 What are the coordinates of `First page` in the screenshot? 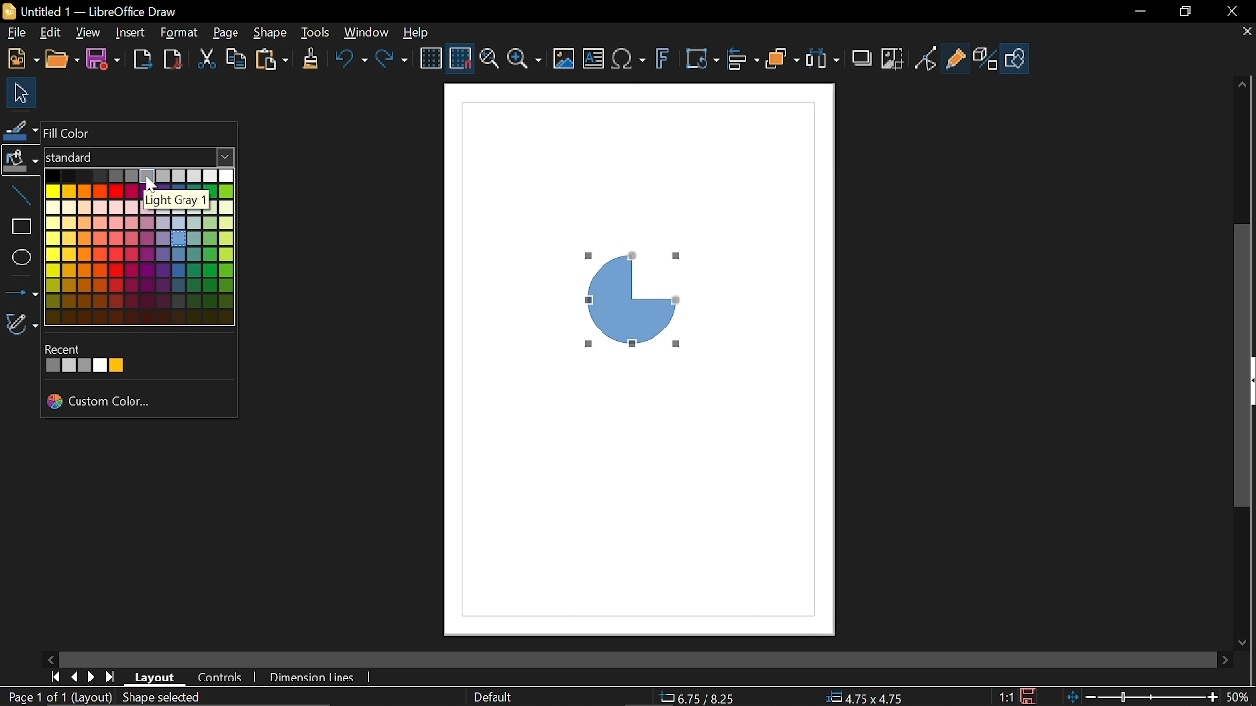 It's located at (57, 677).